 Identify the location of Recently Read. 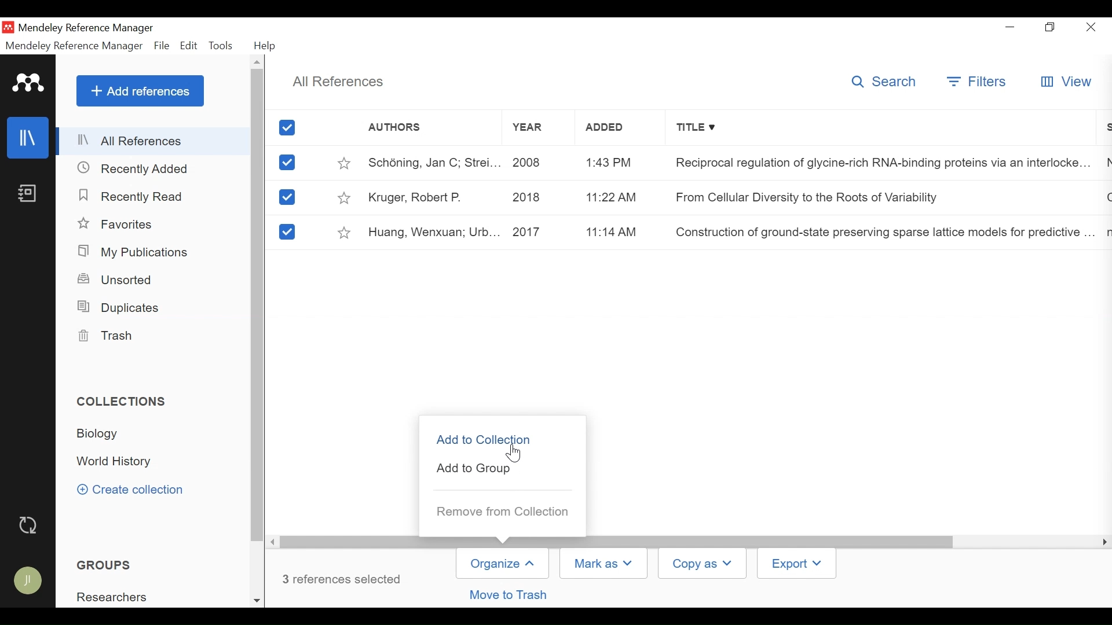
(134, 197).